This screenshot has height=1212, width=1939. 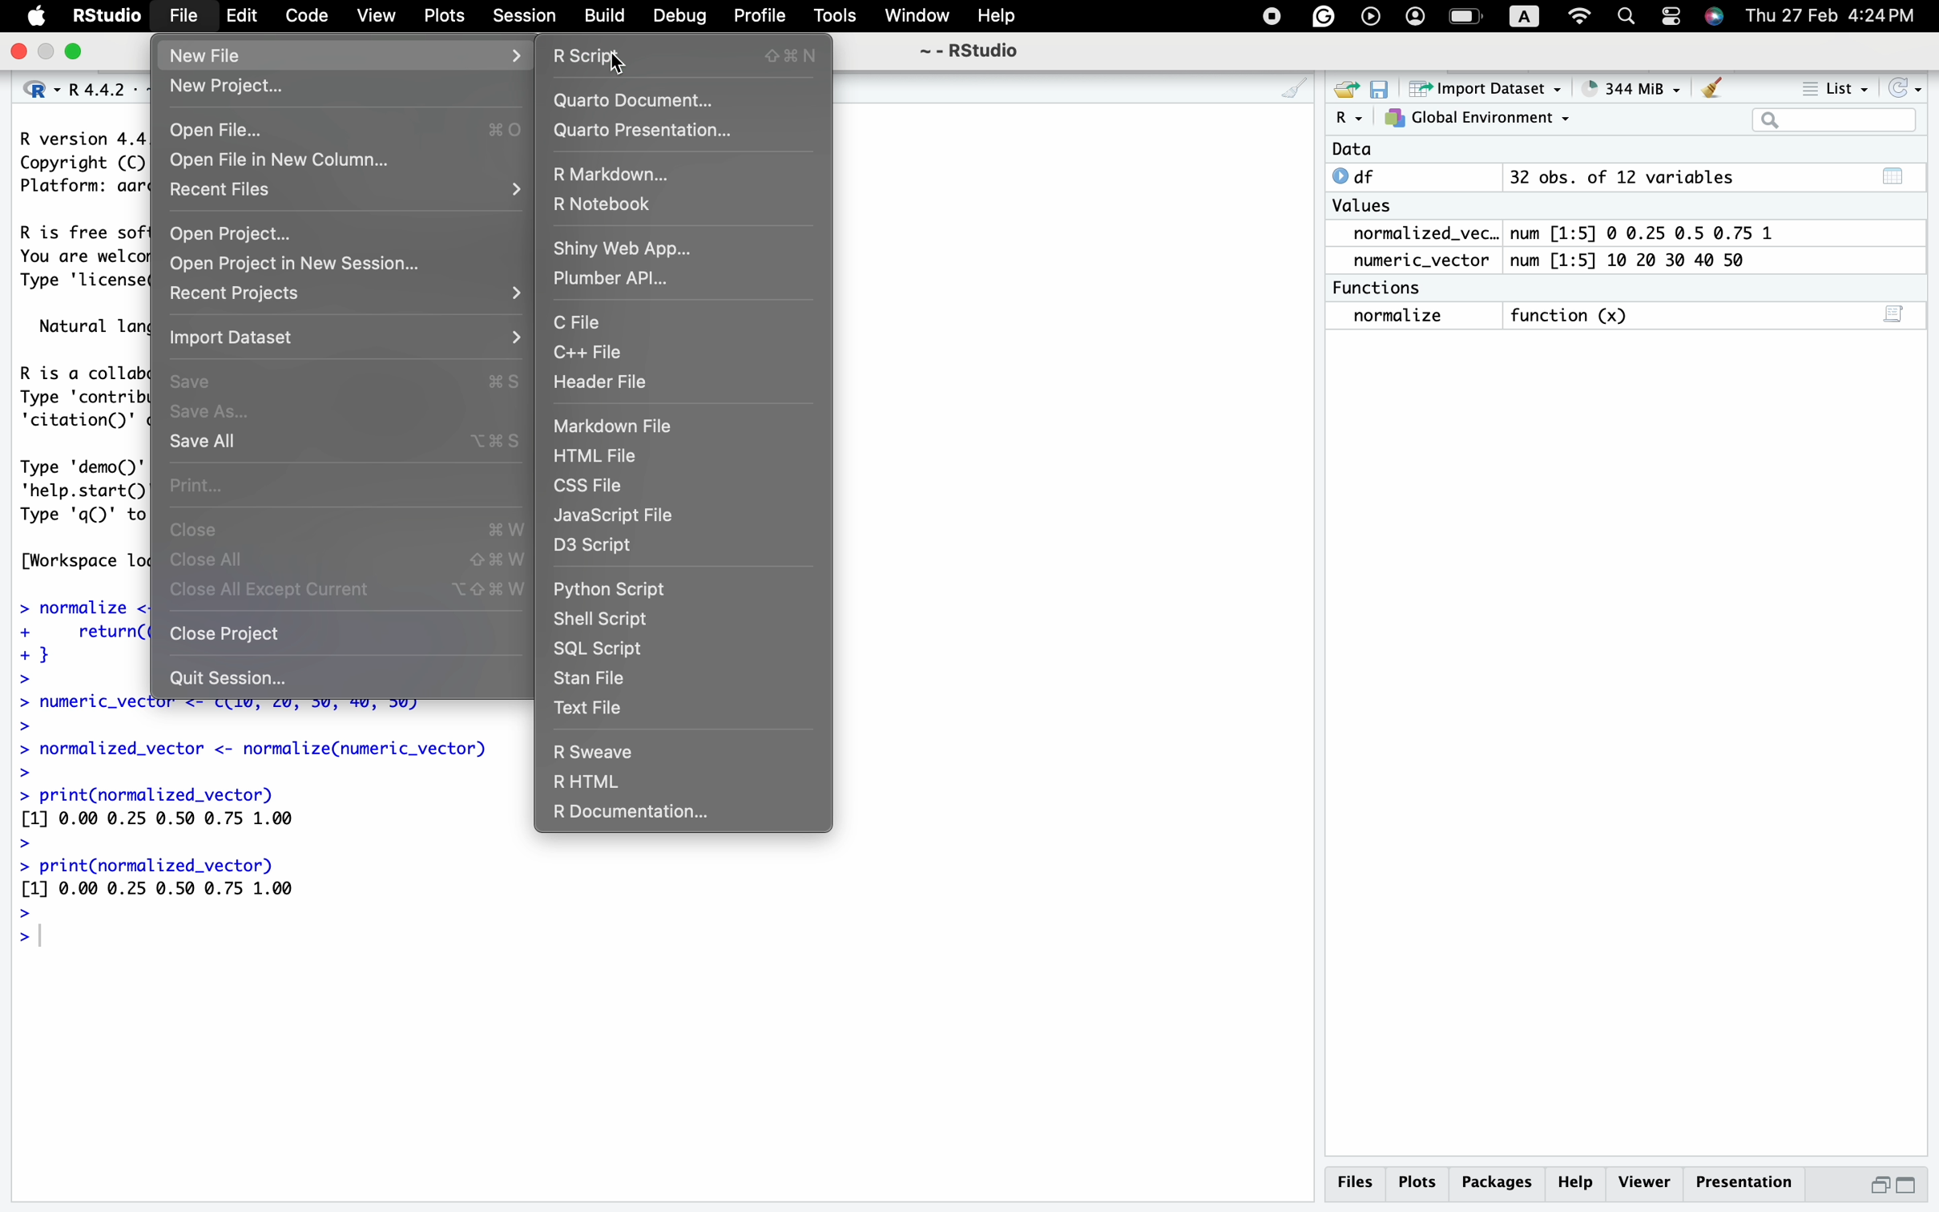 What do you see at coordinates (592, 546) in the screenshot?
I see `D3 Script` at bounding box center [592, 546].